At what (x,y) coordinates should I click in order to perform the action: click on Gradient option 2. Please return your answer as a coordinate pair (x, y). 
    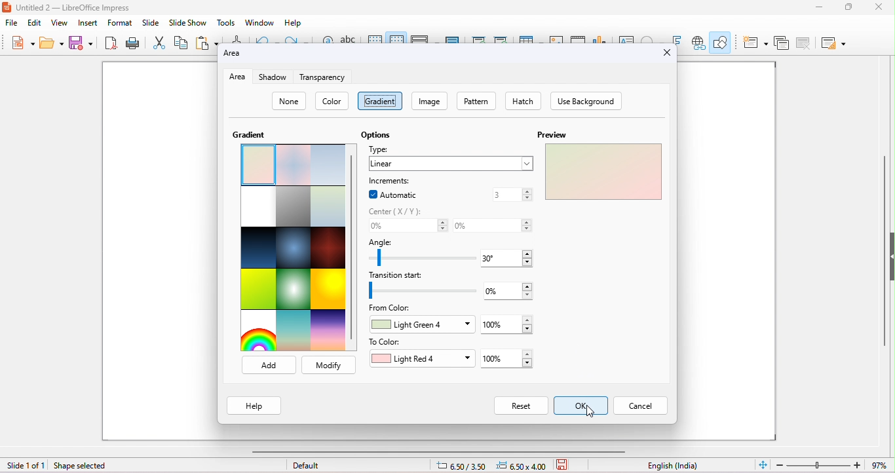
    Looking at the image, I should click on (295, 165).